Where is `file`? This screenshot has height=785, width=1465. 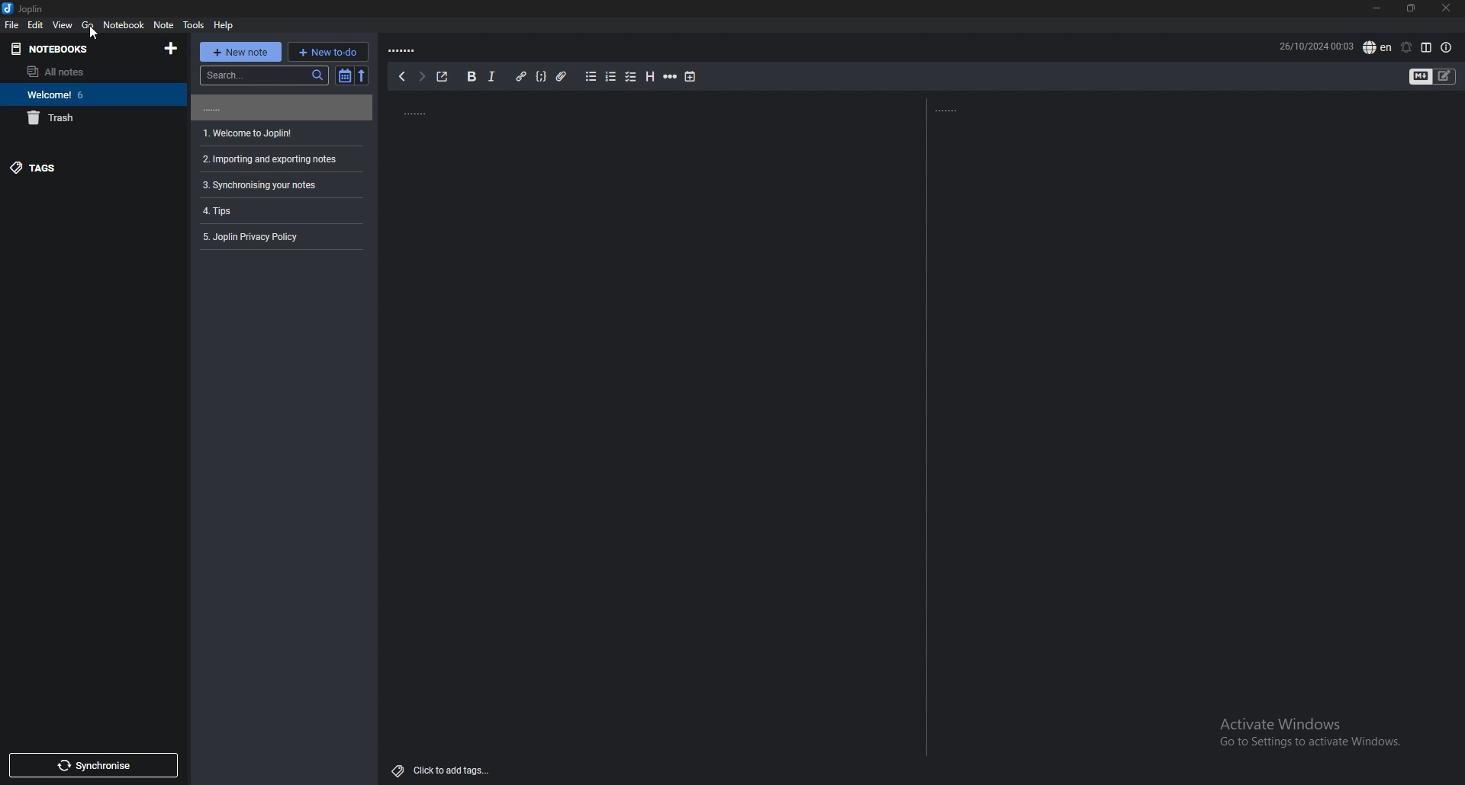 file is located at coordinates (12, 25).